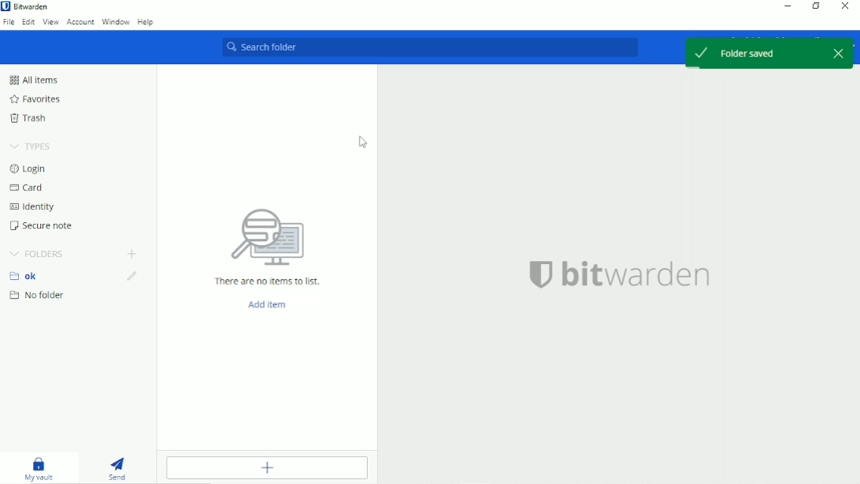 The height and width of the screenshot is (484, 860). Describe the element at coordinates (122, 468) in the screenshot. I see `Send` at that location.